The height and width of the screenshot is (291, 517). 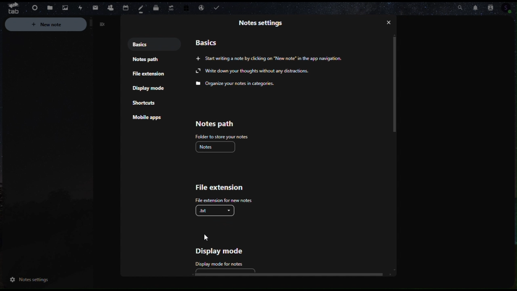 What do you see at coordinates (149, 119) in the screenshot?
I see `Mobile apps` at bounding box center [149, 119].